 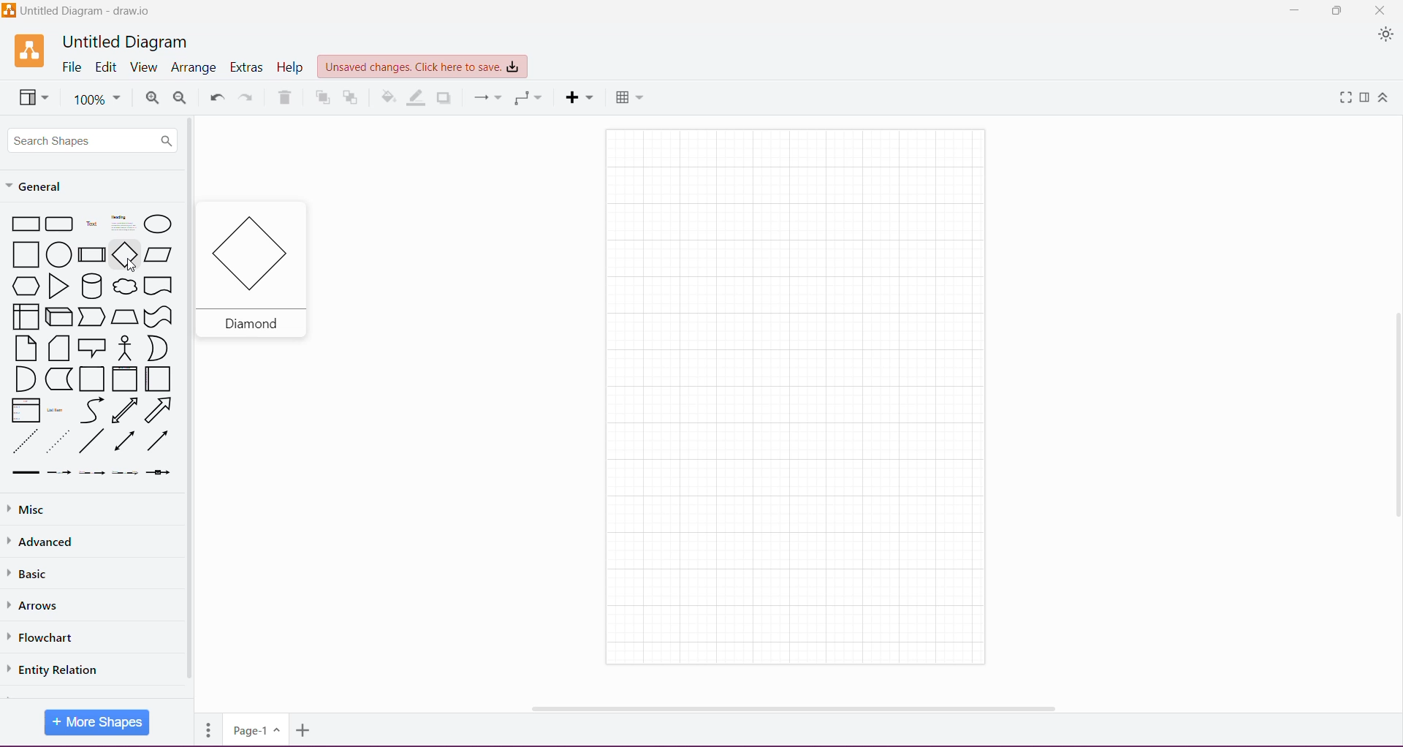 What do you see at coordinates (1365, 98) in the screenshot?
I see `Format` at bounding box center [1365, 98].